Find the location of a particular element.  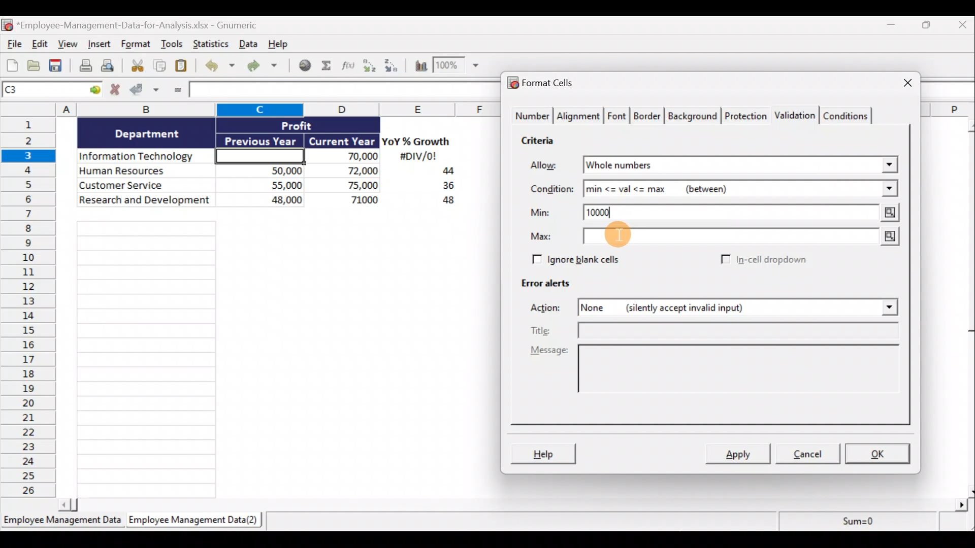

Min: is located at coordinates (540, 214).